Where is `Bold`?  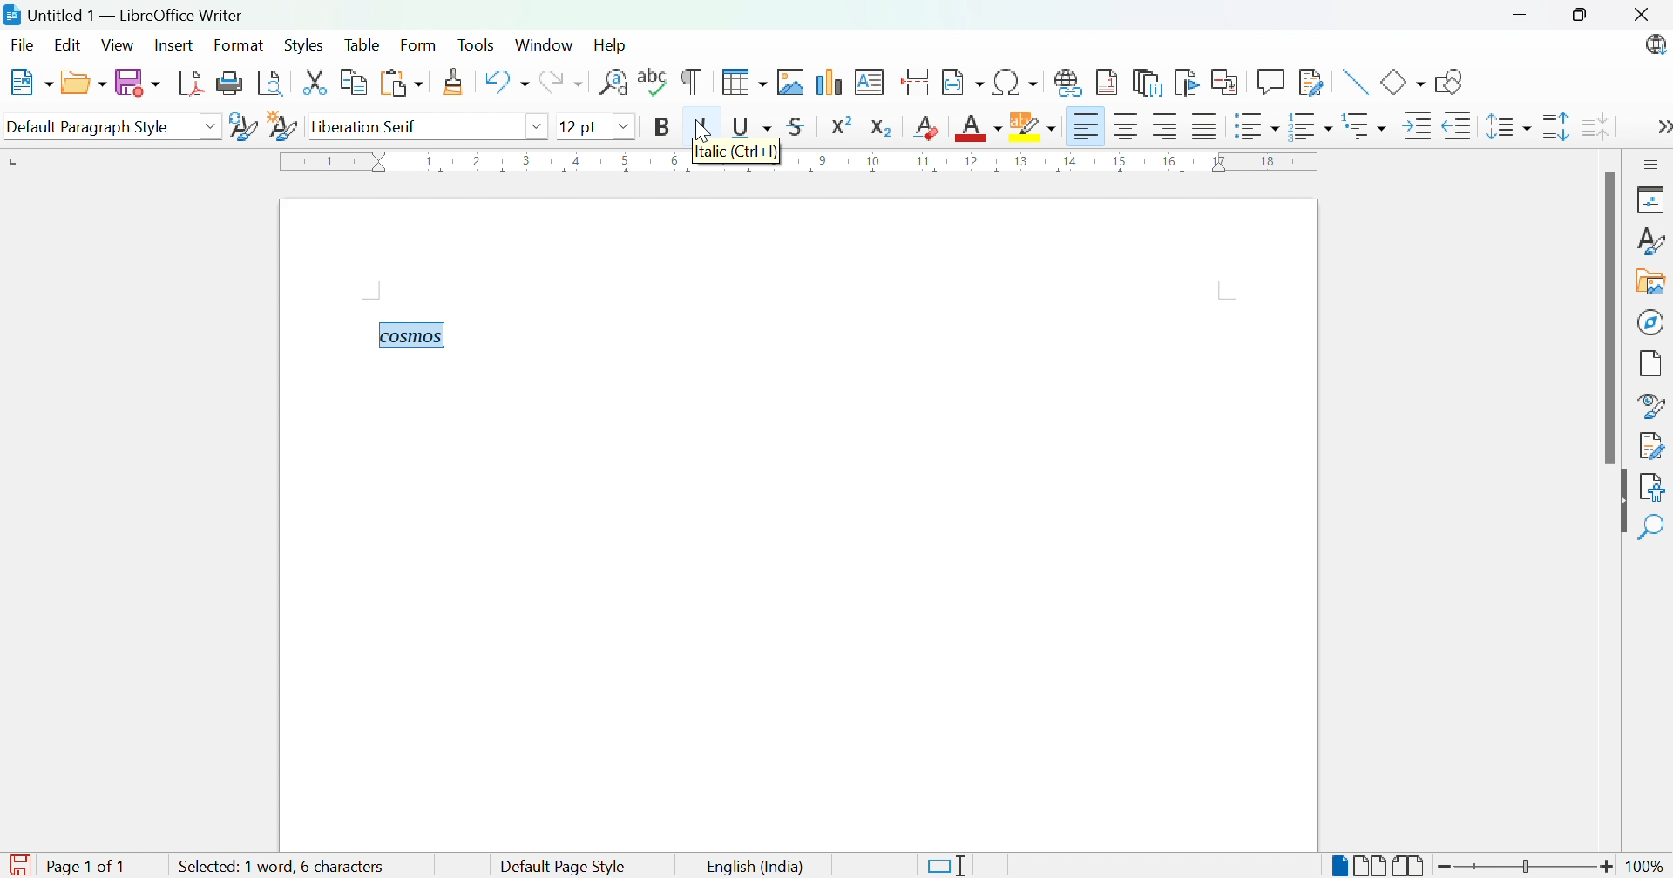
Bold is located at coordinates (658, 126).